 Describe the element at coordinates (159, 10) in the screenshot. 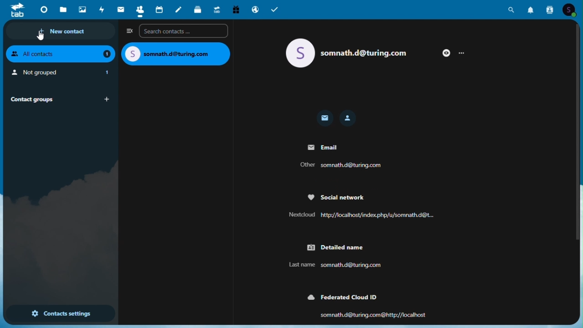

I see `Calendar` at that location.